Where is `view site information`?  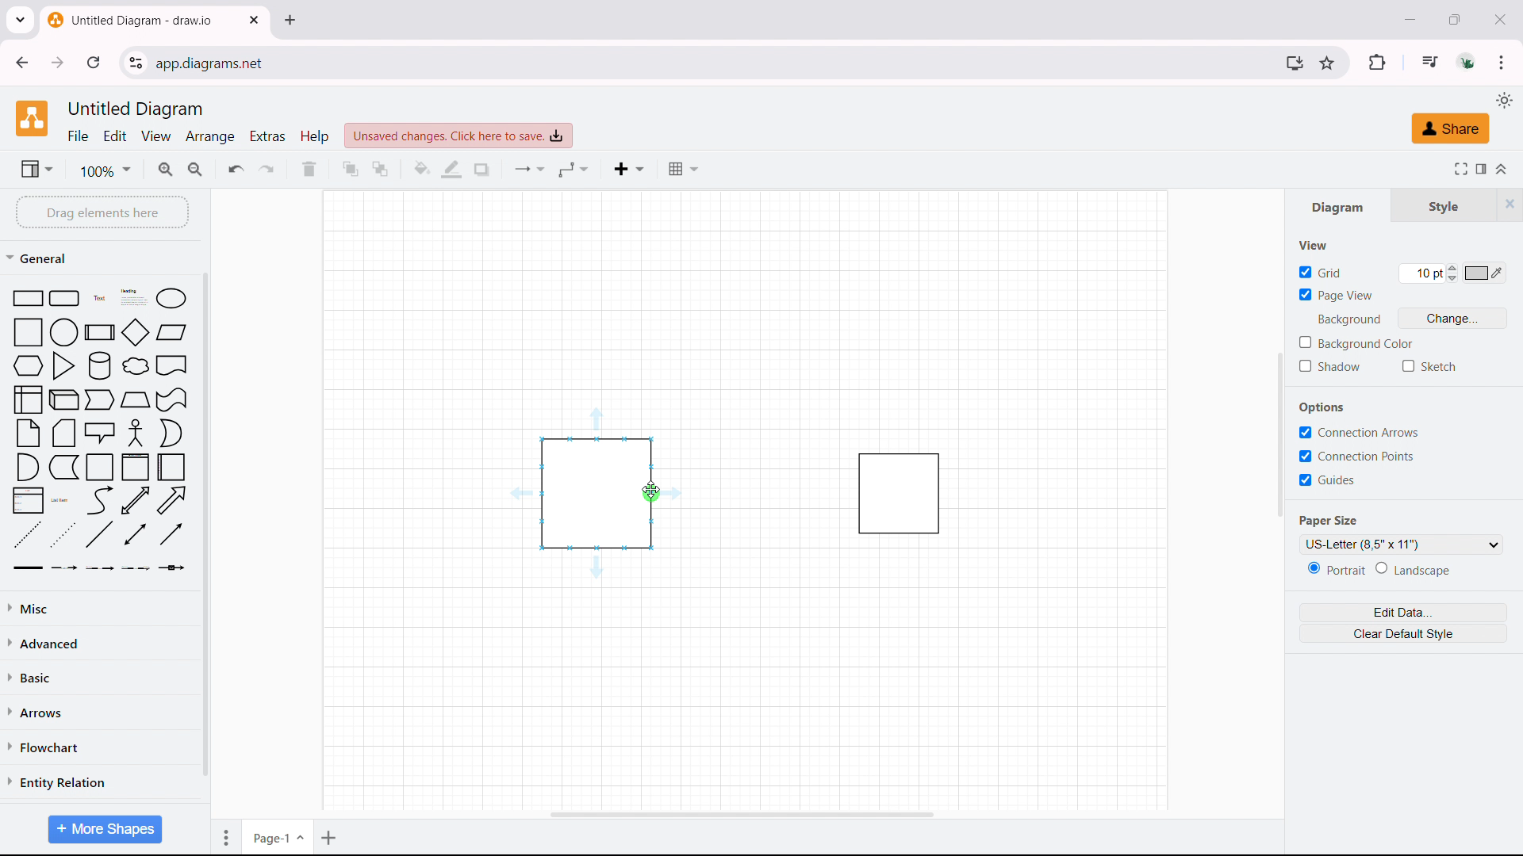
view site information is located at coordinates (136, 63).